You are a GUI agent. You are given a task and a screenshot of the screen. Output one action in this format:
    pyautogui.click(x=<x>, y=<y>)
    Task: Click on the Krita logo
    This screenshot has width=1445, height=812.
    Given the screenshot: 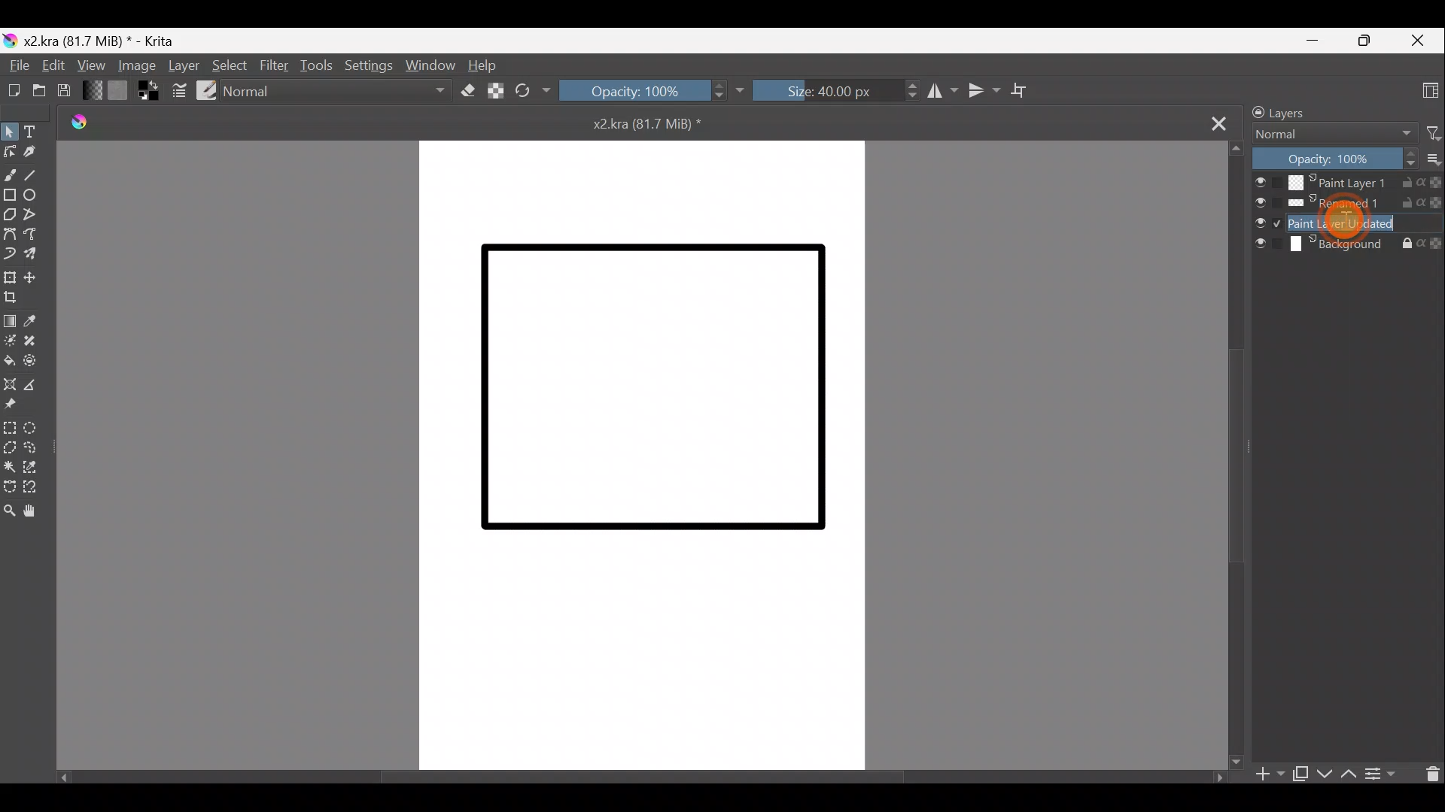 What is the action you would take?
    pyautogui.click(x=84, y=121)
    